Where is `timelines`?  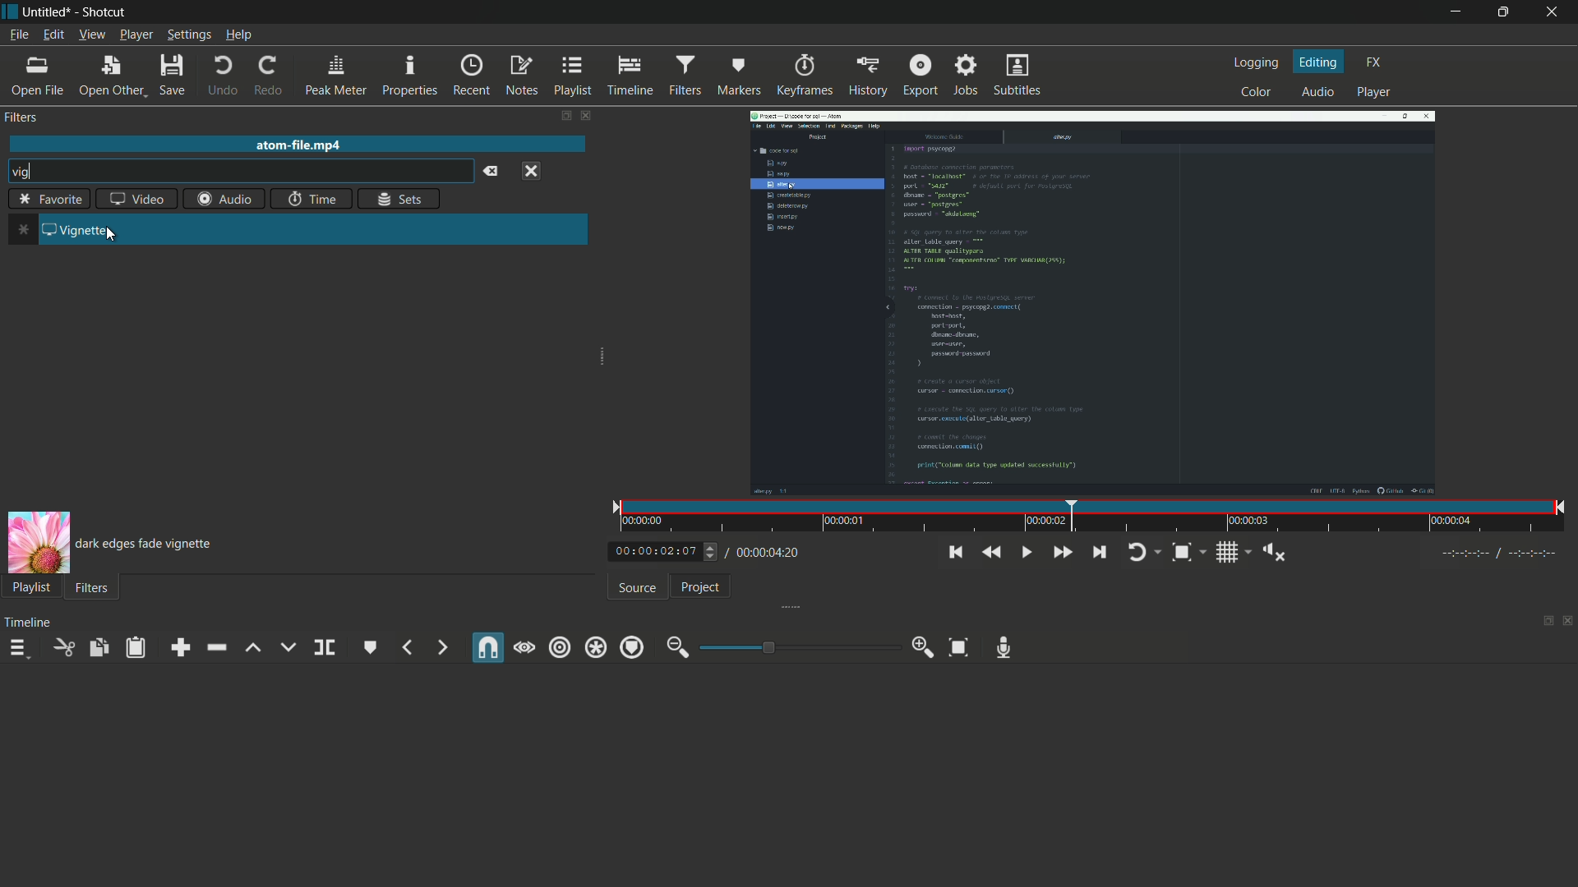 timelines is located at coordinates (630, 77).